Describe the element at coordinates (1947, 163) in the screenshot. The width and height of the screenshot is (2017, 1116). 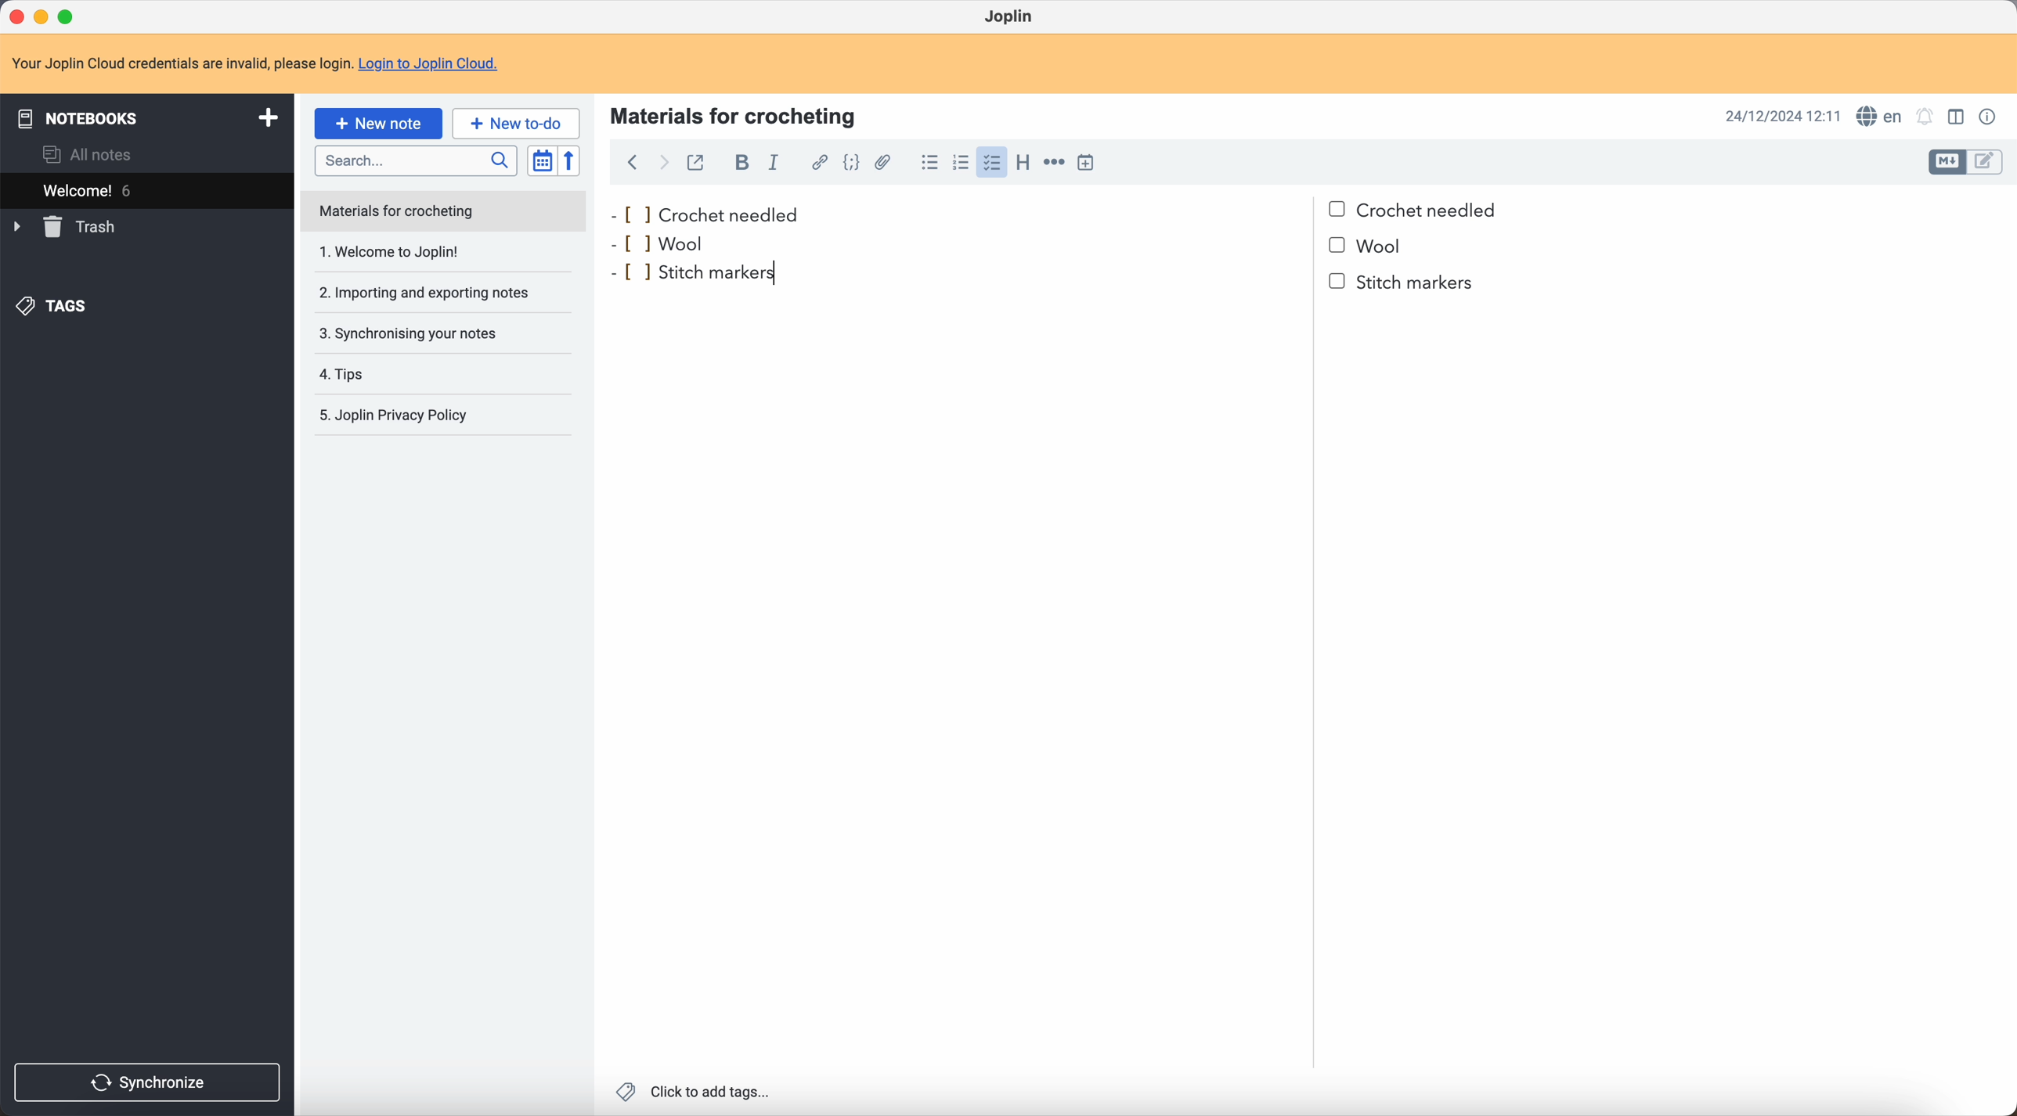
I see `toggle edit layout` at that location.